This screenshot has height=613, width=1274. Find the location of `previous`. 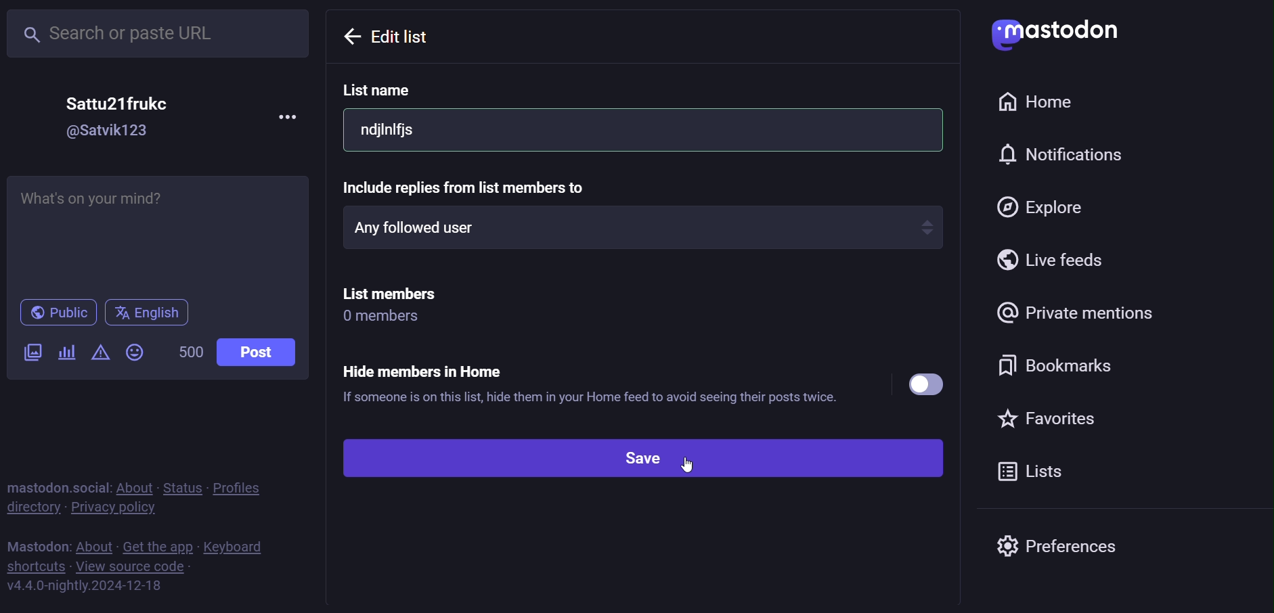

previous is located at coordinates (389, 37).